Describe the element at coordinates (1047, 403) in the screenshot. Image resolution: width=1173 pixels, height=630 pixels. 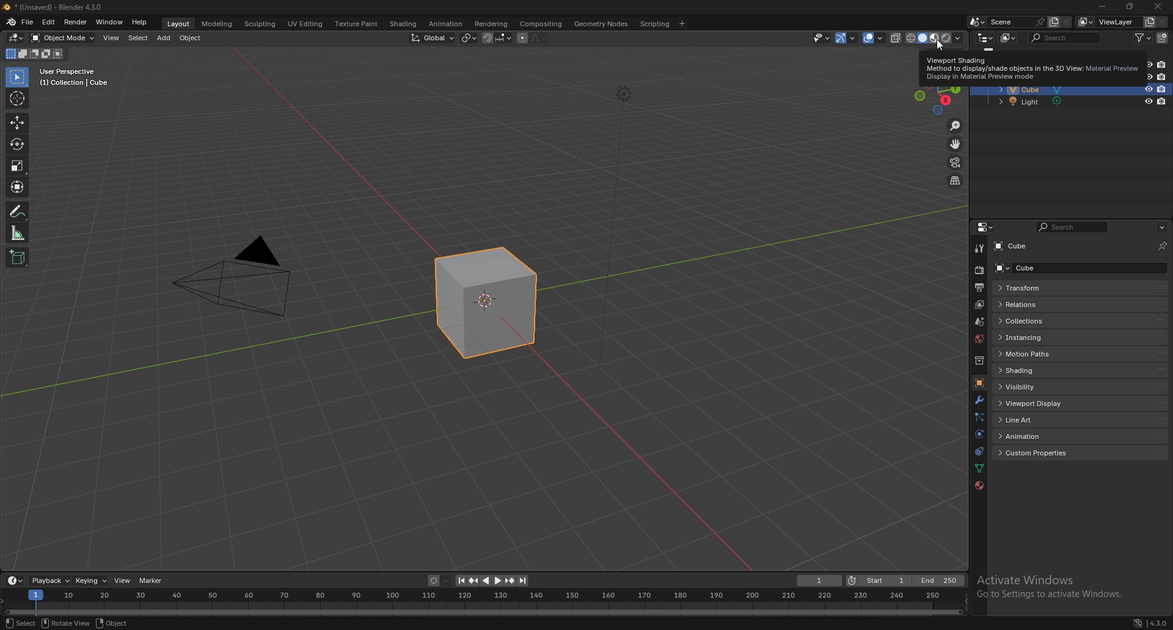
I see `viewport display` at that location.